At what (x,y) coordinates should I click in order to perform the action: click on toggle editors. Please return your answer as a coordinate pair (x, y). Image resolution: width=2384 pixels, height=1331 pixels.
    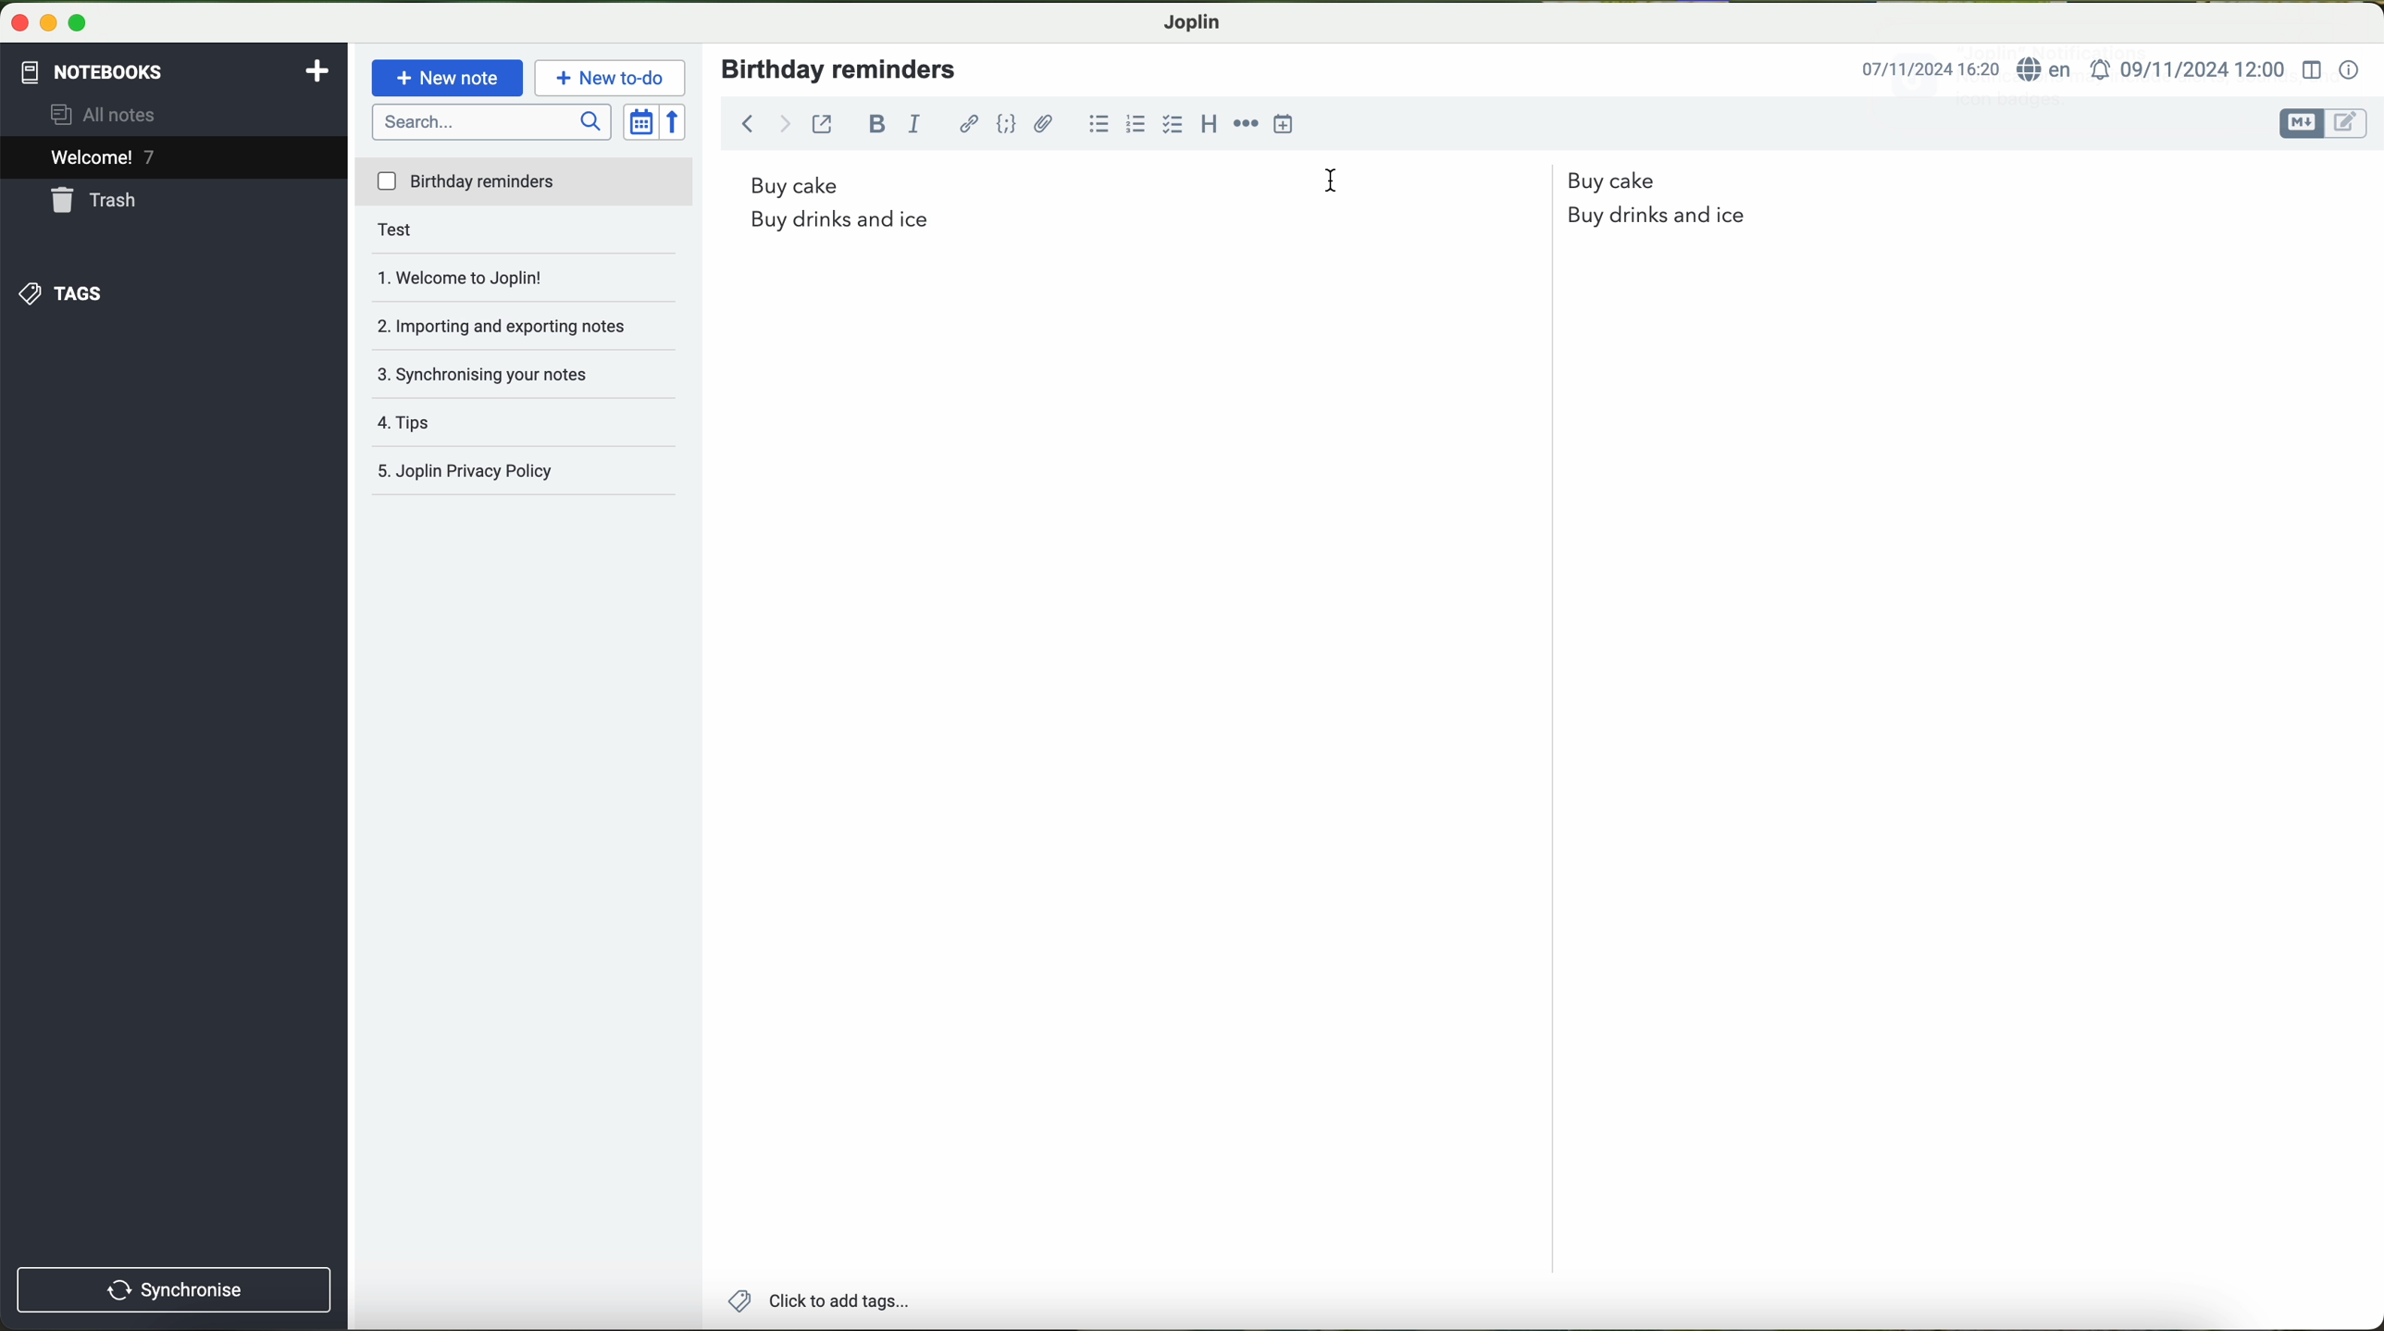
    Looking at the image, I should click on (2325, 124).